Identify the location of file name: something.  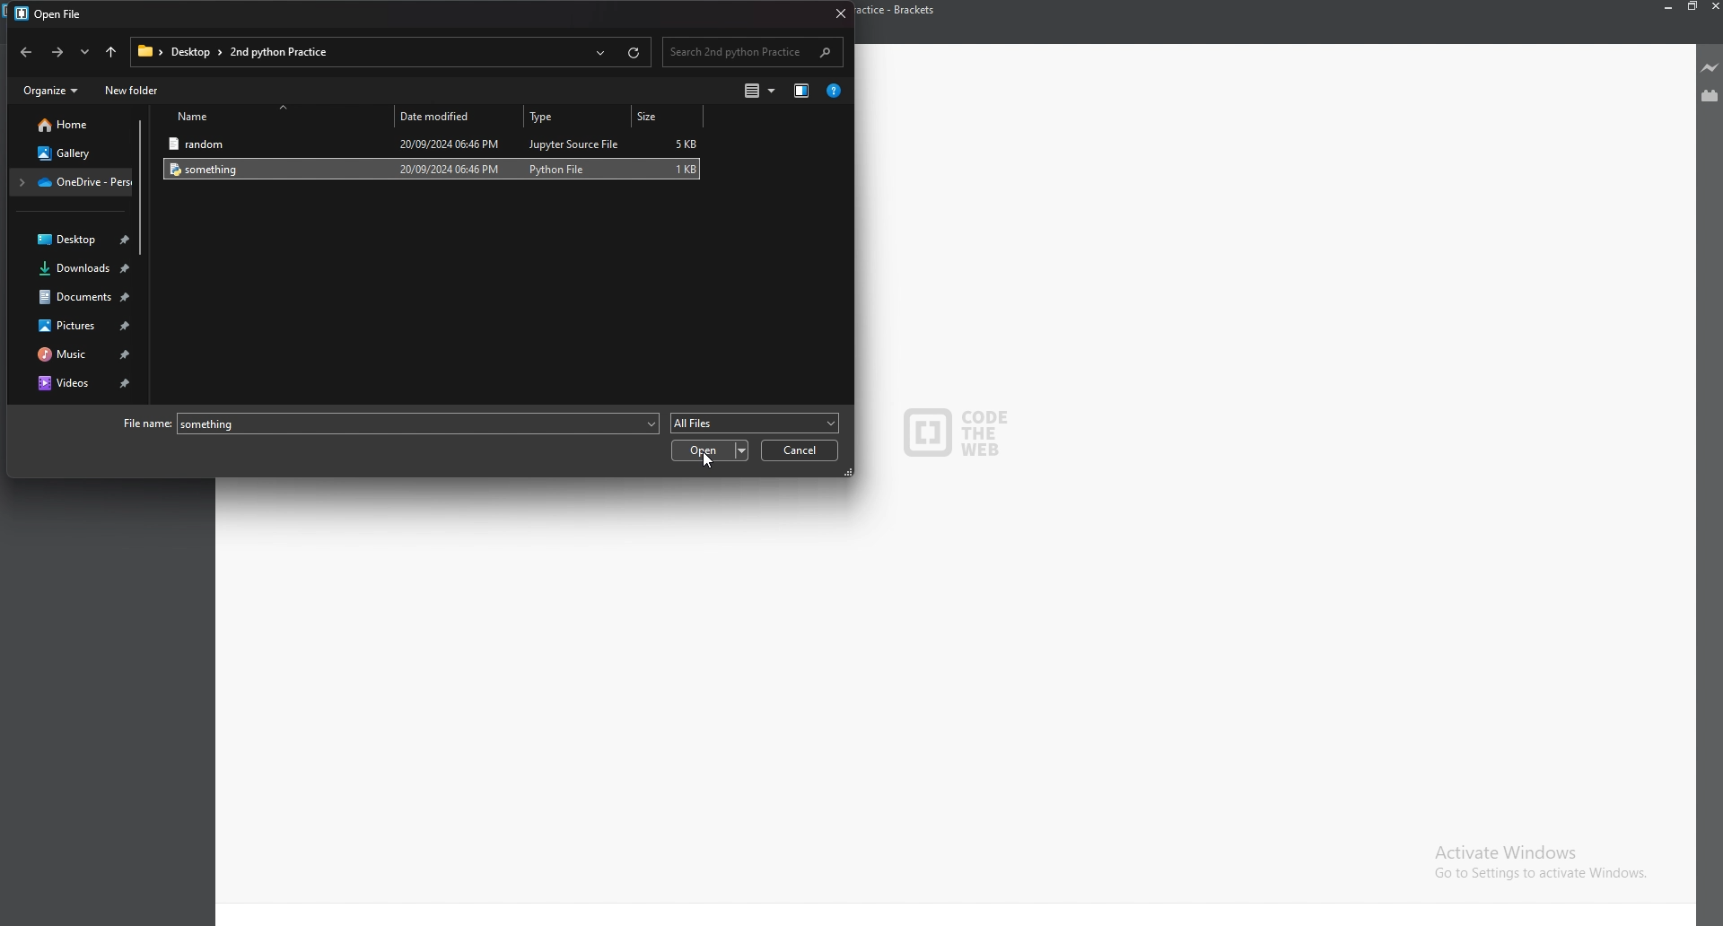
(390, 424).